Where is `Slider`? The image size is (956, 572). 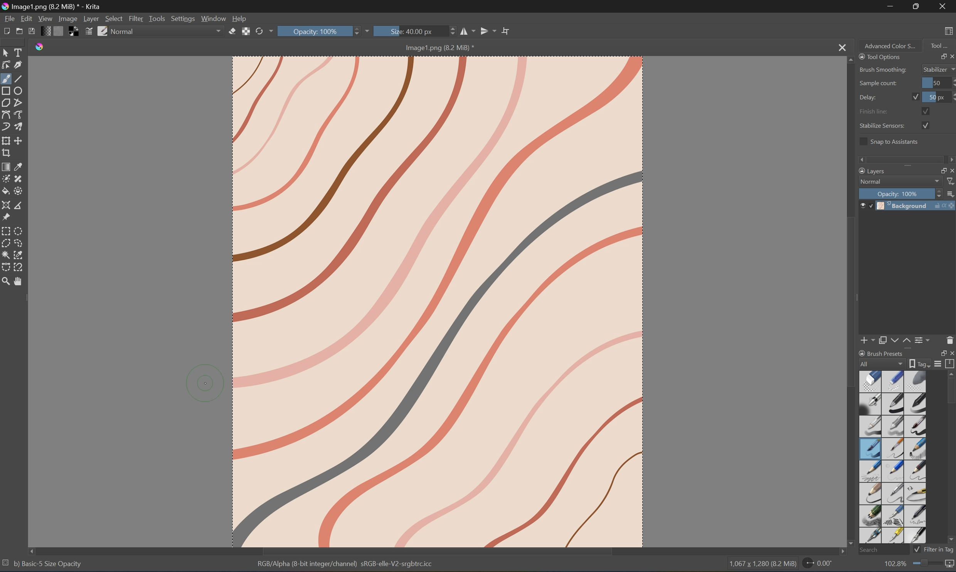
Slider is located at coordinates (358, 31).